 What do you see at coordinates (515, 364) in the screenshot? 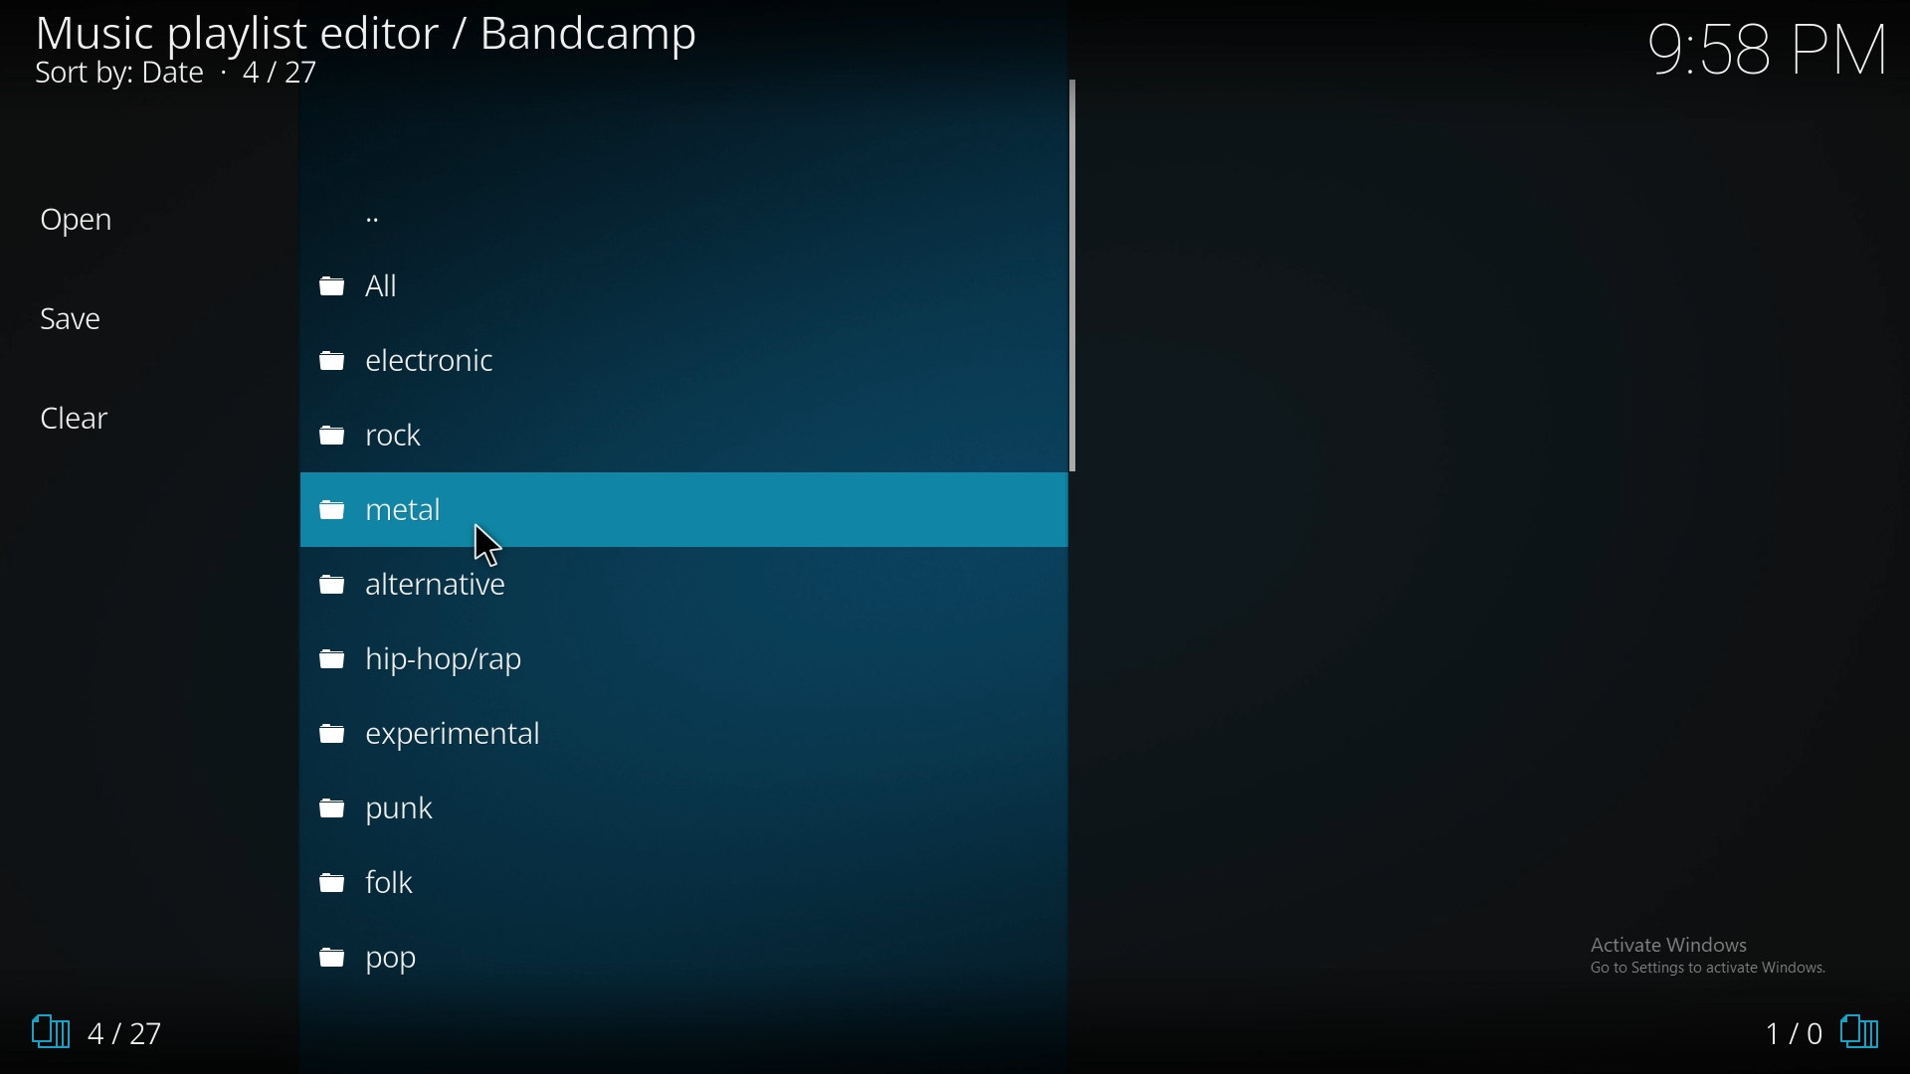
I see `music genre` at bounding box center [515, 364].